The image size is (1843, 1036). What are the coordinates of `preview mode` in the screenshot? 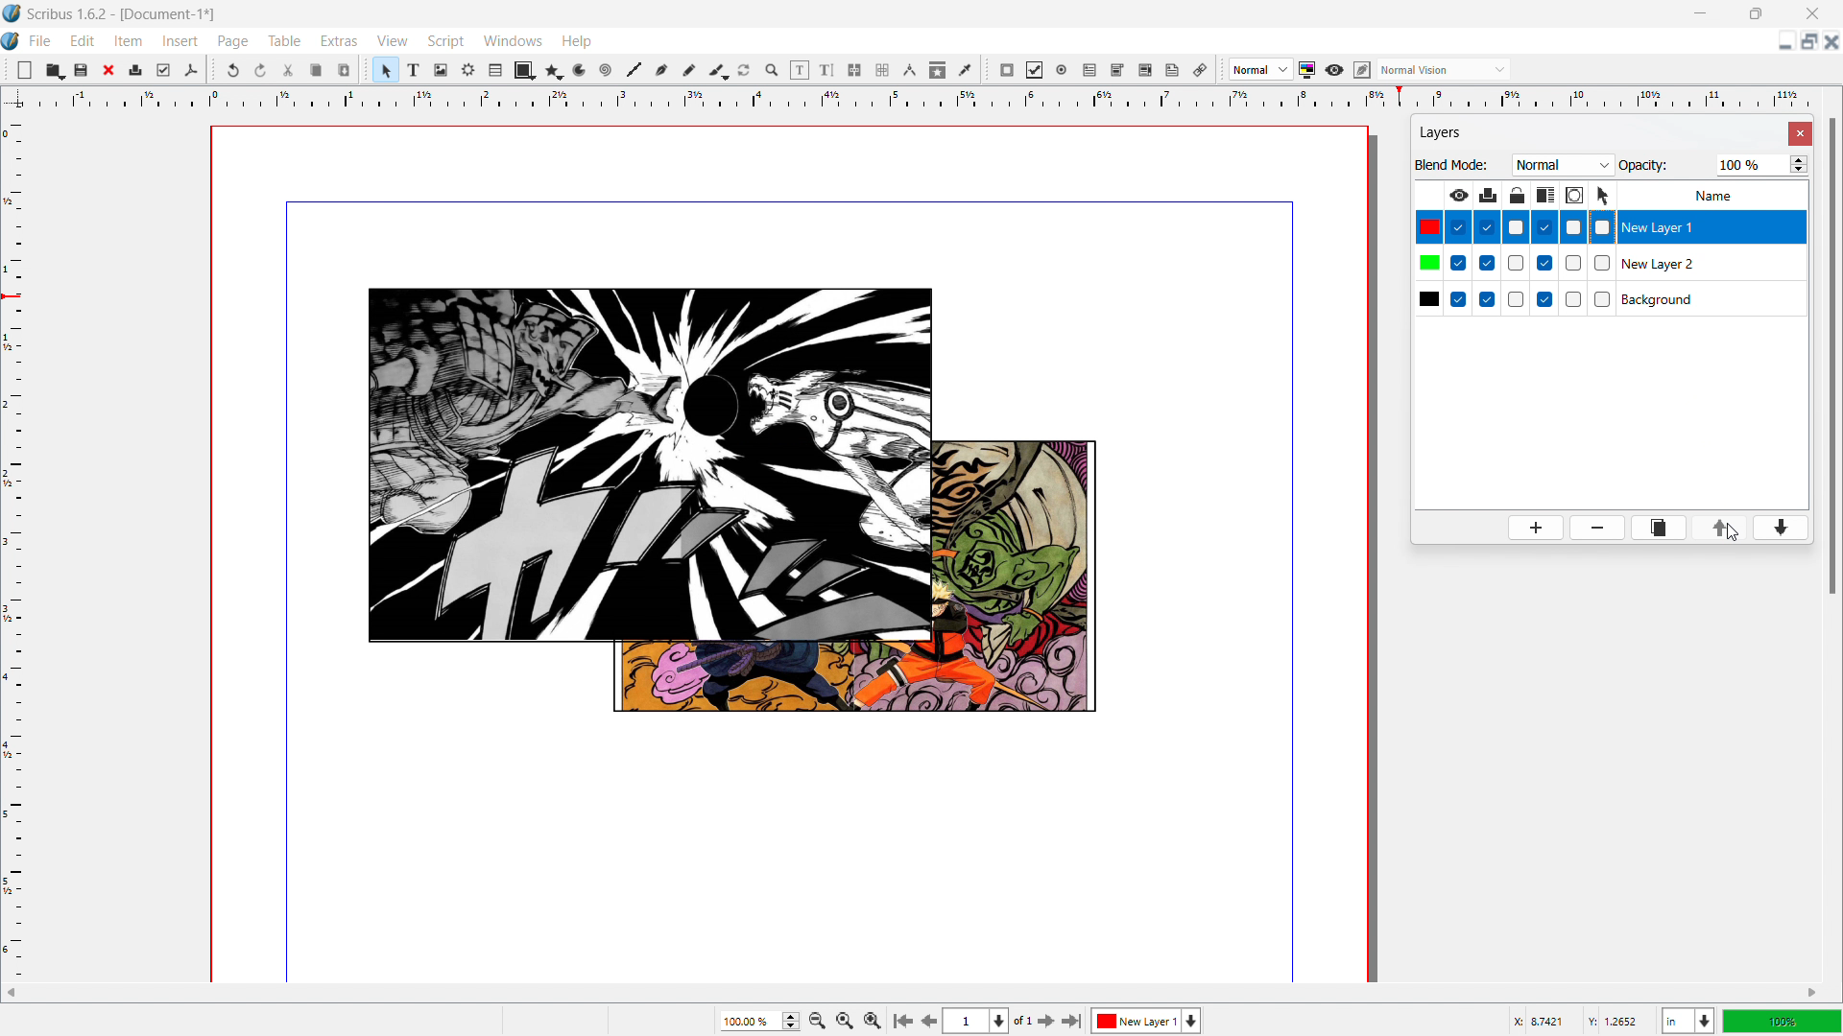 It's located at (1334, 69).